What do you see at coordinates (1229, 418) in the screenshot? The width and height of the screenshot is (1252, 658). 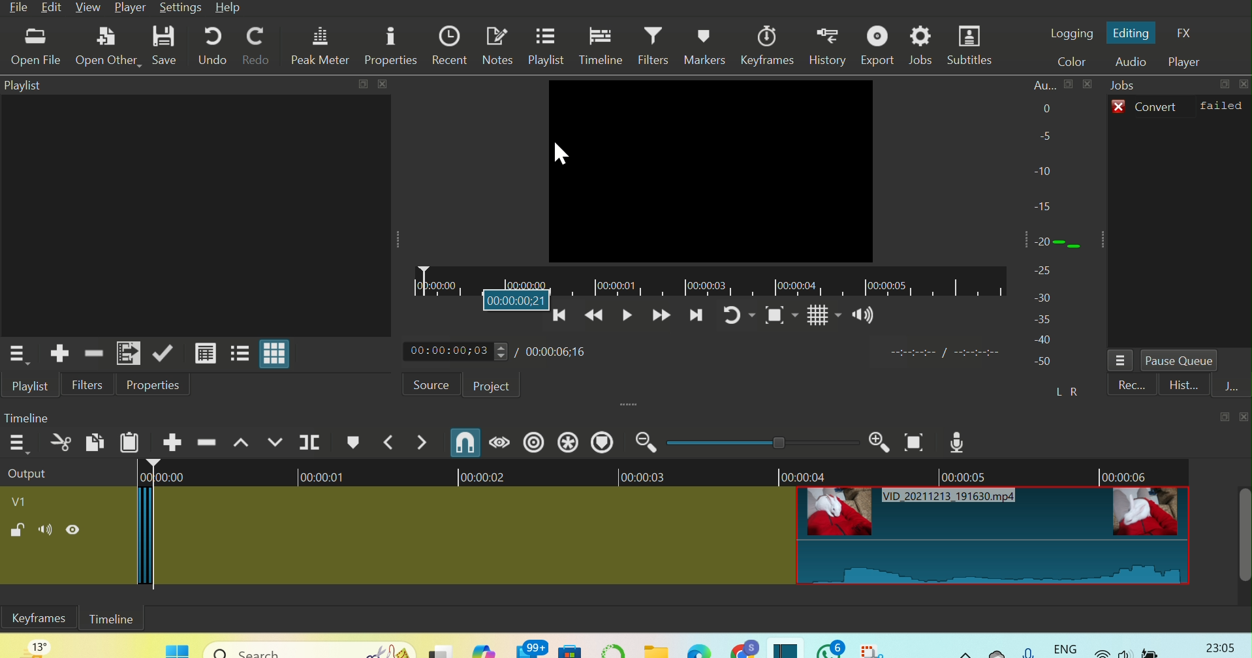 I see `Close button` at bounding box center [1229, 418].